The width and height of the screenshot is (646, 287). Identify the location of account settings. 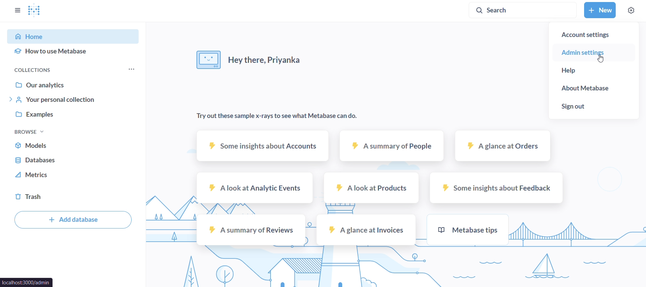
(594, 32).